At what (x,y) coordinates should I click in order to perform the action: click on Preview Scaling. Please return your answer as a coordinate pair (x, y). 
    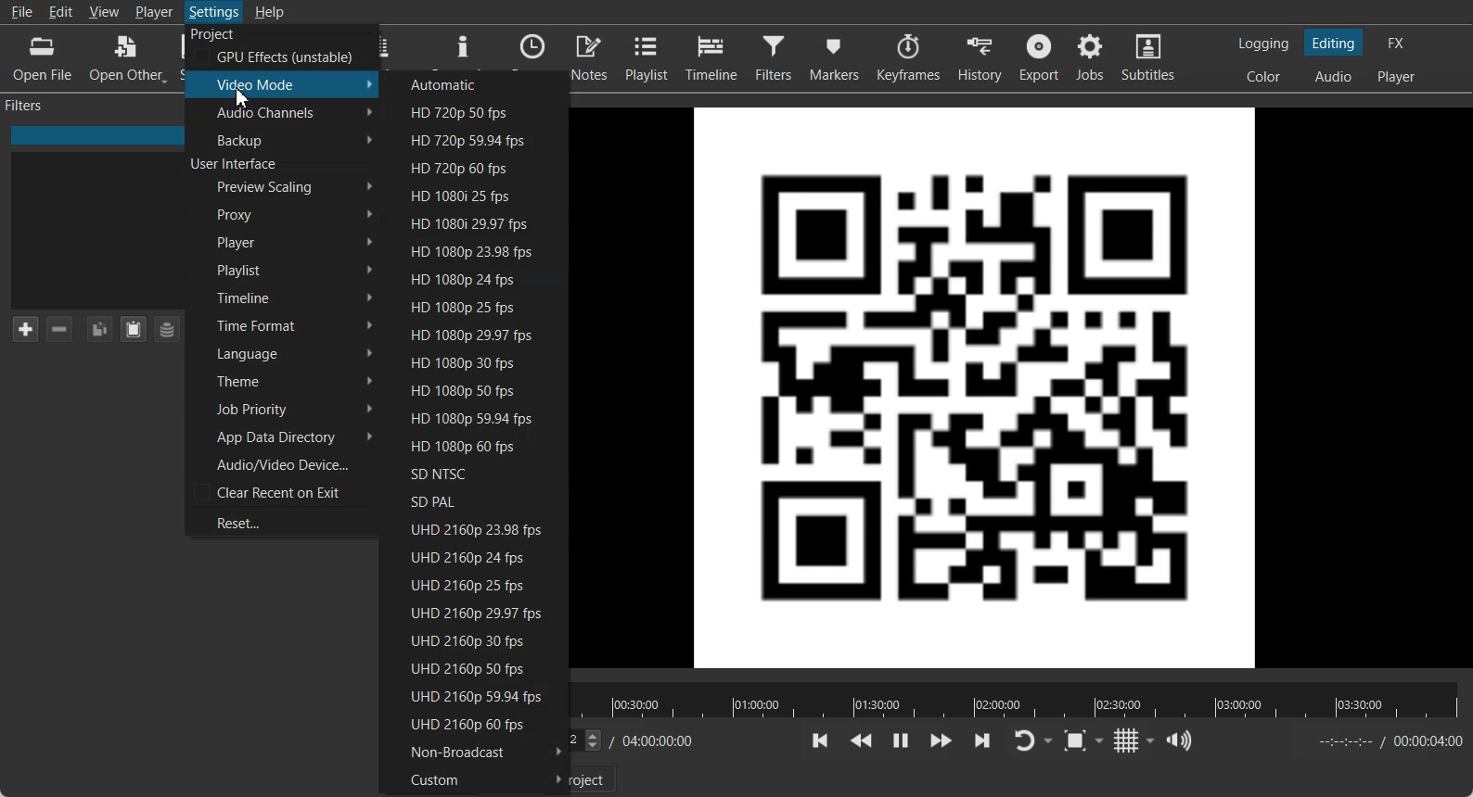
    Looking at the image, I should click on (283, 187).